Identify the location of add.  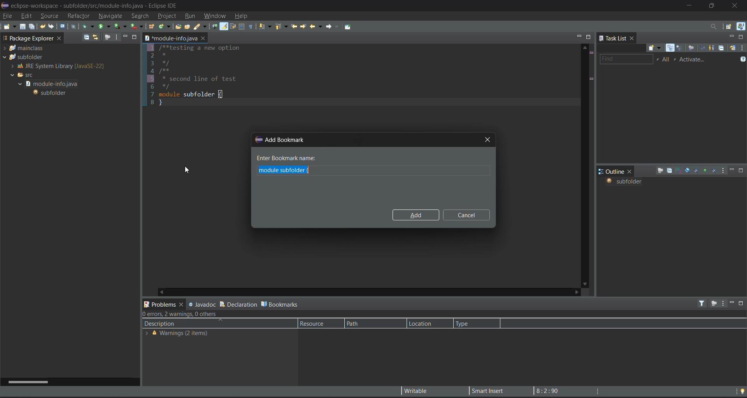
(416, 216).